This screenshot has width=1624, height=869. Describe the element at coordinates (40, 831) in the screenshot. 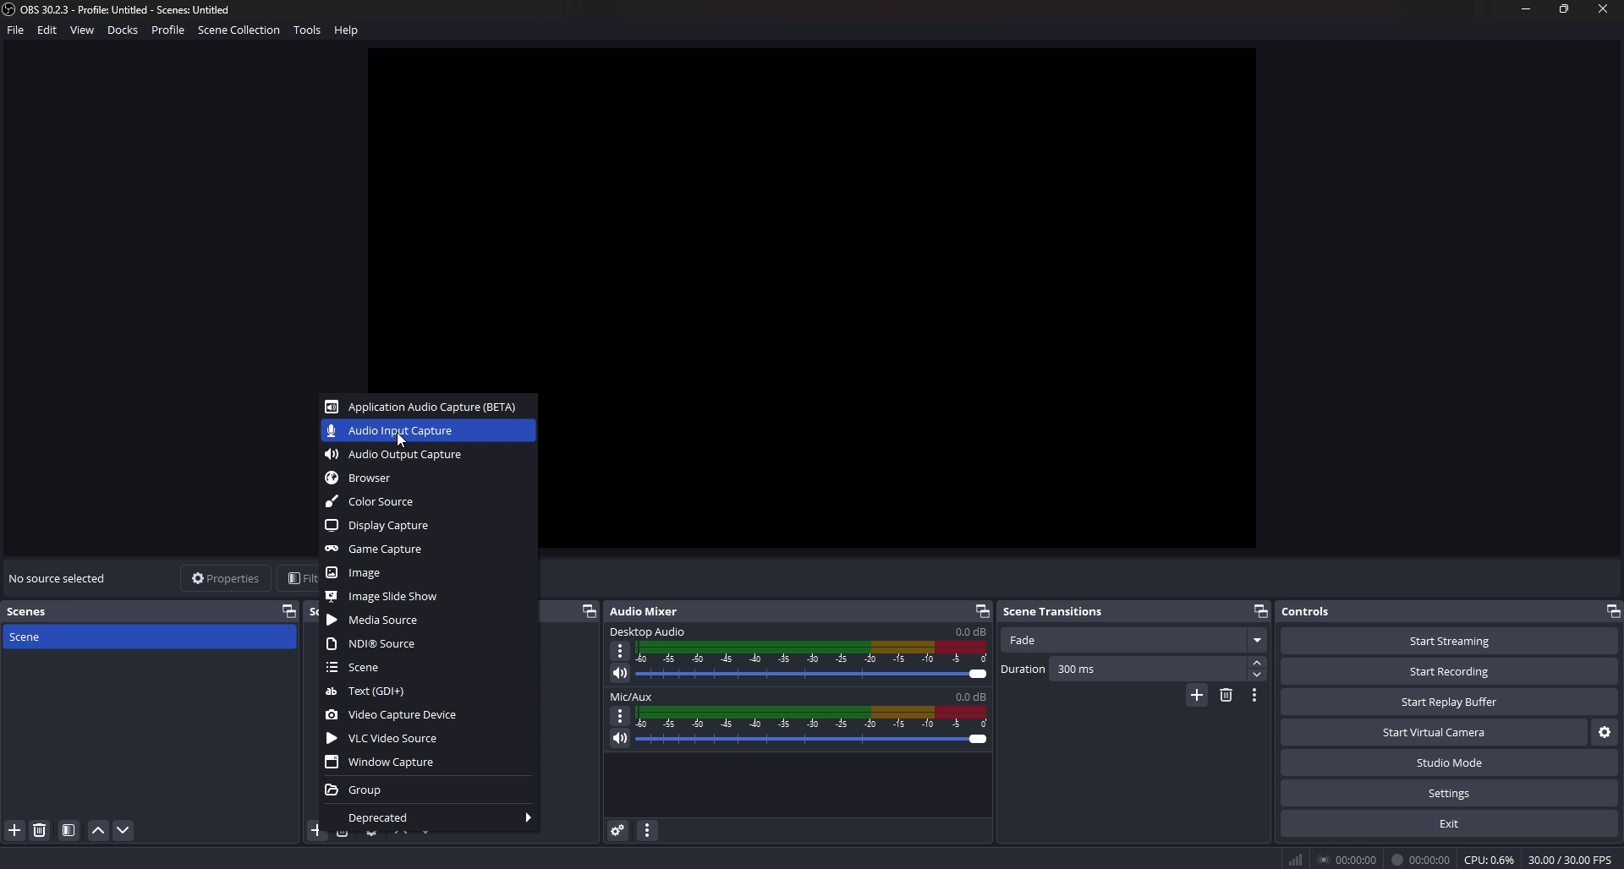

I see `delete` at that location.